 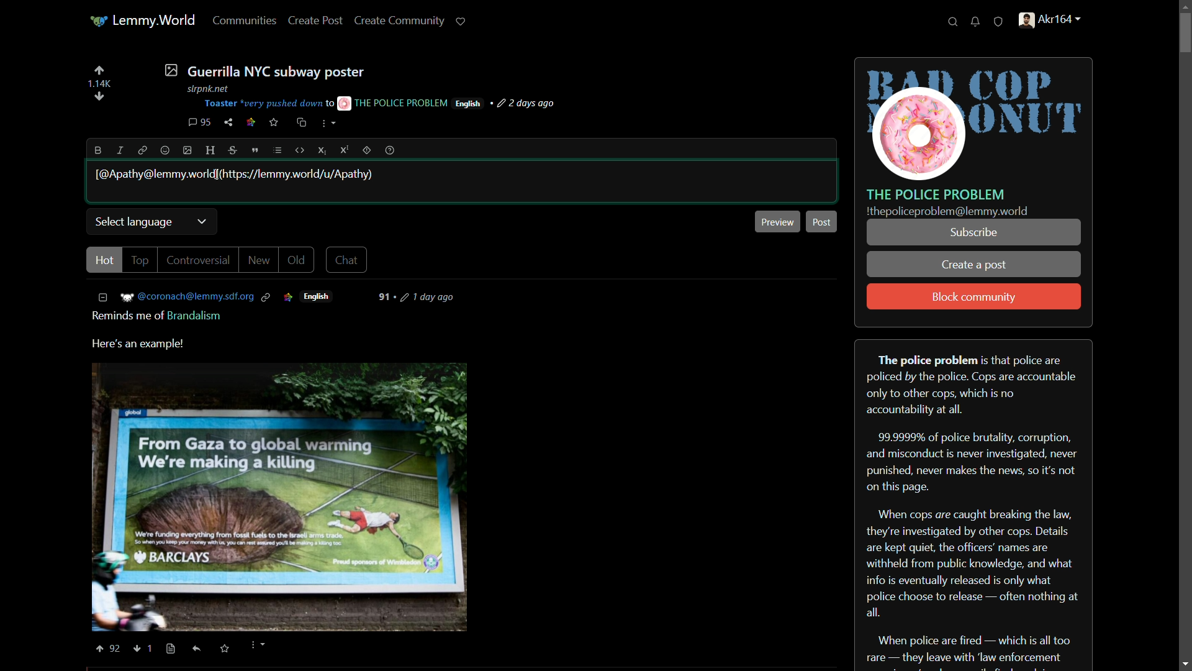 I want to click on COLLAPSE, so click(x=106, y=298).